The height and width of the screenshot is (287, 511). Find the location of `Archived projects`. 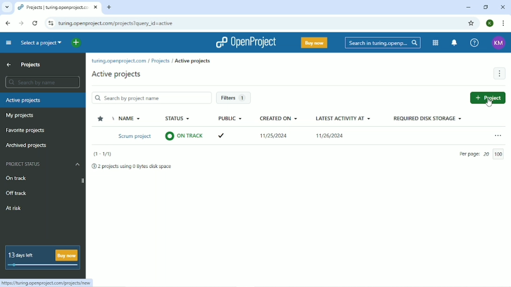

Archived projects is located at coordinates (29, 146).